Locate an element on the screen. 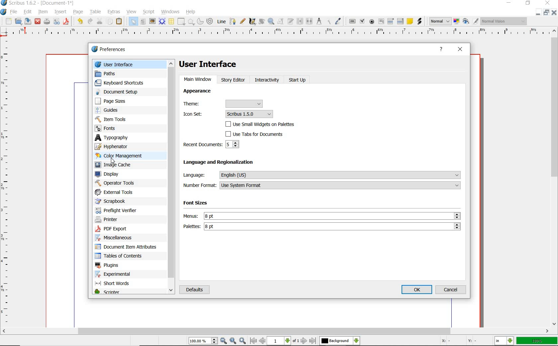 This screenshot has height=346, width=558. table is located at coordinates (171, 22).